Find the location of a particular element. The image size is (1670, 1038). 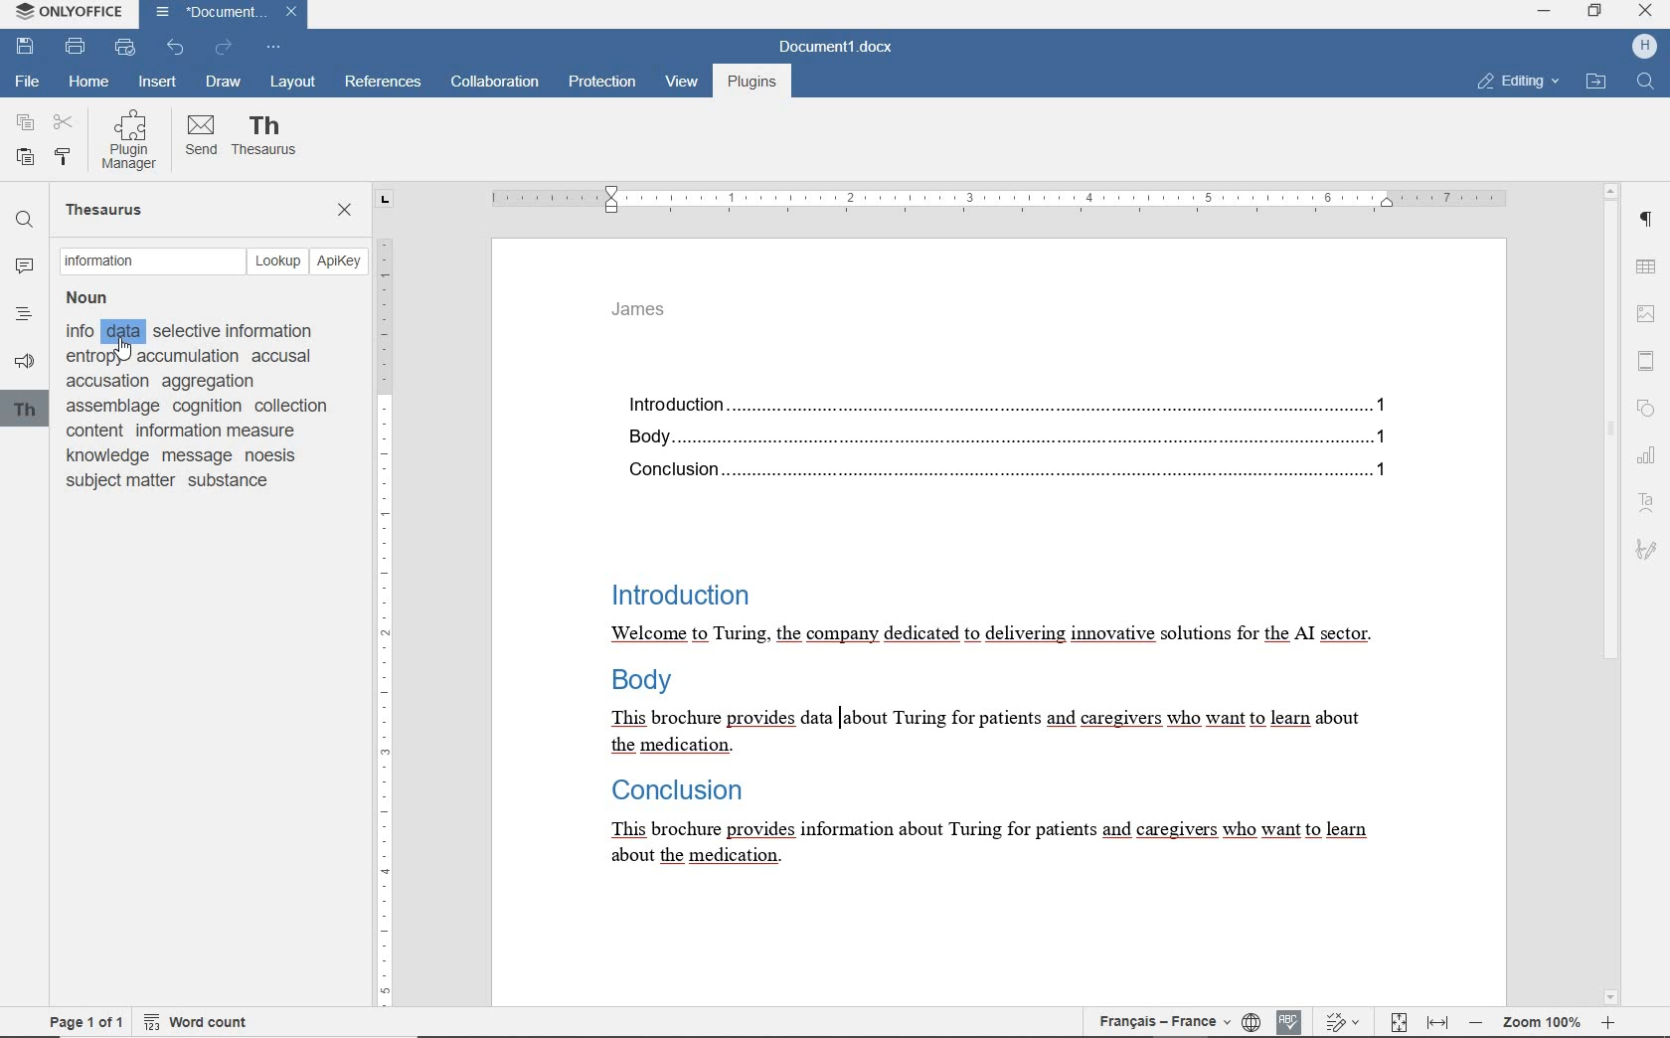

THESAURUS is located at coordinates (108, 209).